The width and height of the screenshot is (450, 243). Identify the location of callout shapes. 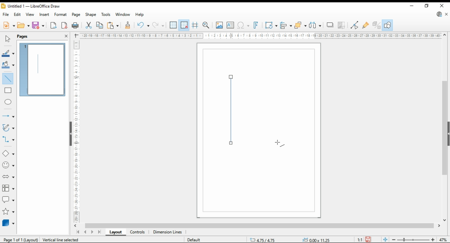
(8, 199).